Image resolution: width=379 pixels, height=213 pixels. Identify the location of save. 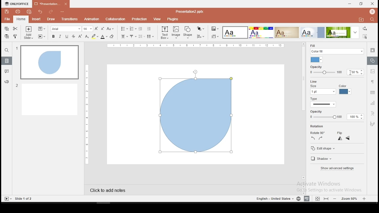
(7, 12).